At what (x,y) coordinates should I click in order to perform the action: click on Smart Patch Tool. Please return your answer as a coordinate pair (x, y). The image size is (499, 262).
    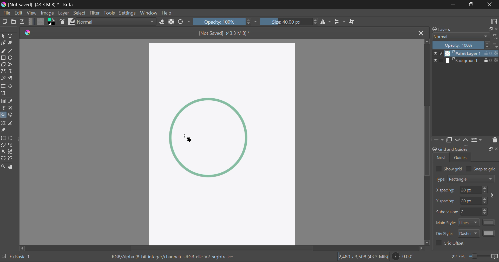
    Looking at the image, I should click on (11, 108).